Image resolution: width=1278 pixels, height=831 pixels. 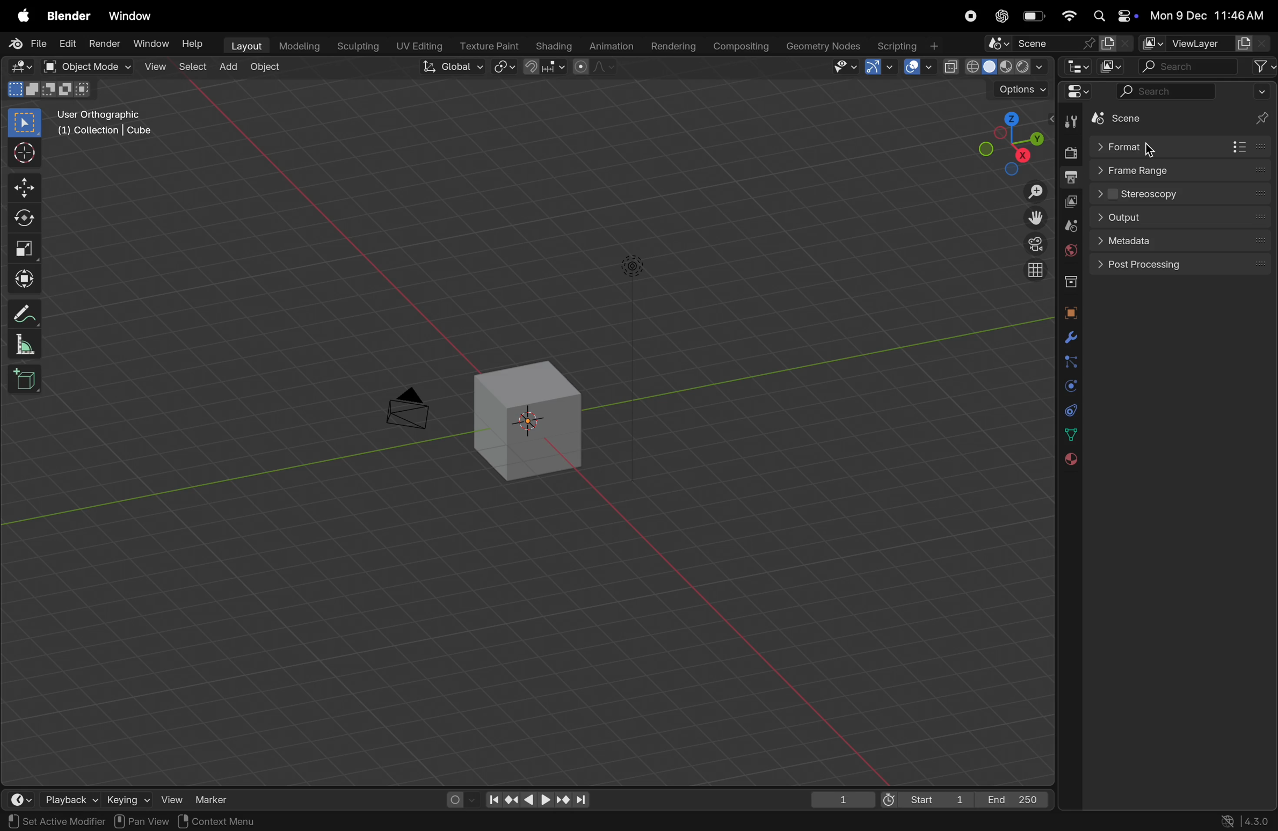 What do you see at coordinates (452, 68) in the screenshot?
I see `` at bounding box center [452, 68].